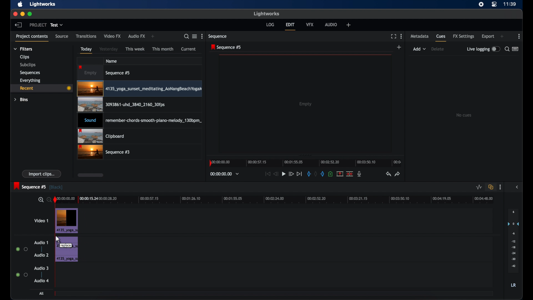 This screenshot has width=533, height=300. Describe the element at coordinates (67, 250) in the screenshot. I see `audio clip` at that location.